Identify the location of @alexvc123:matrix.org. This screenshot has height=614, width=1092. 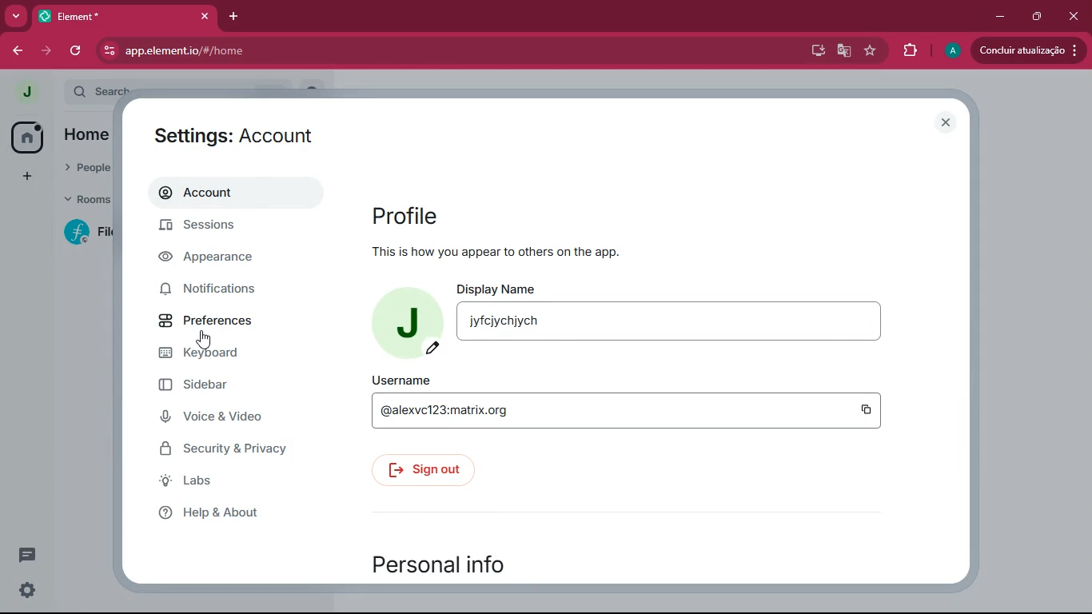
(444, 417).